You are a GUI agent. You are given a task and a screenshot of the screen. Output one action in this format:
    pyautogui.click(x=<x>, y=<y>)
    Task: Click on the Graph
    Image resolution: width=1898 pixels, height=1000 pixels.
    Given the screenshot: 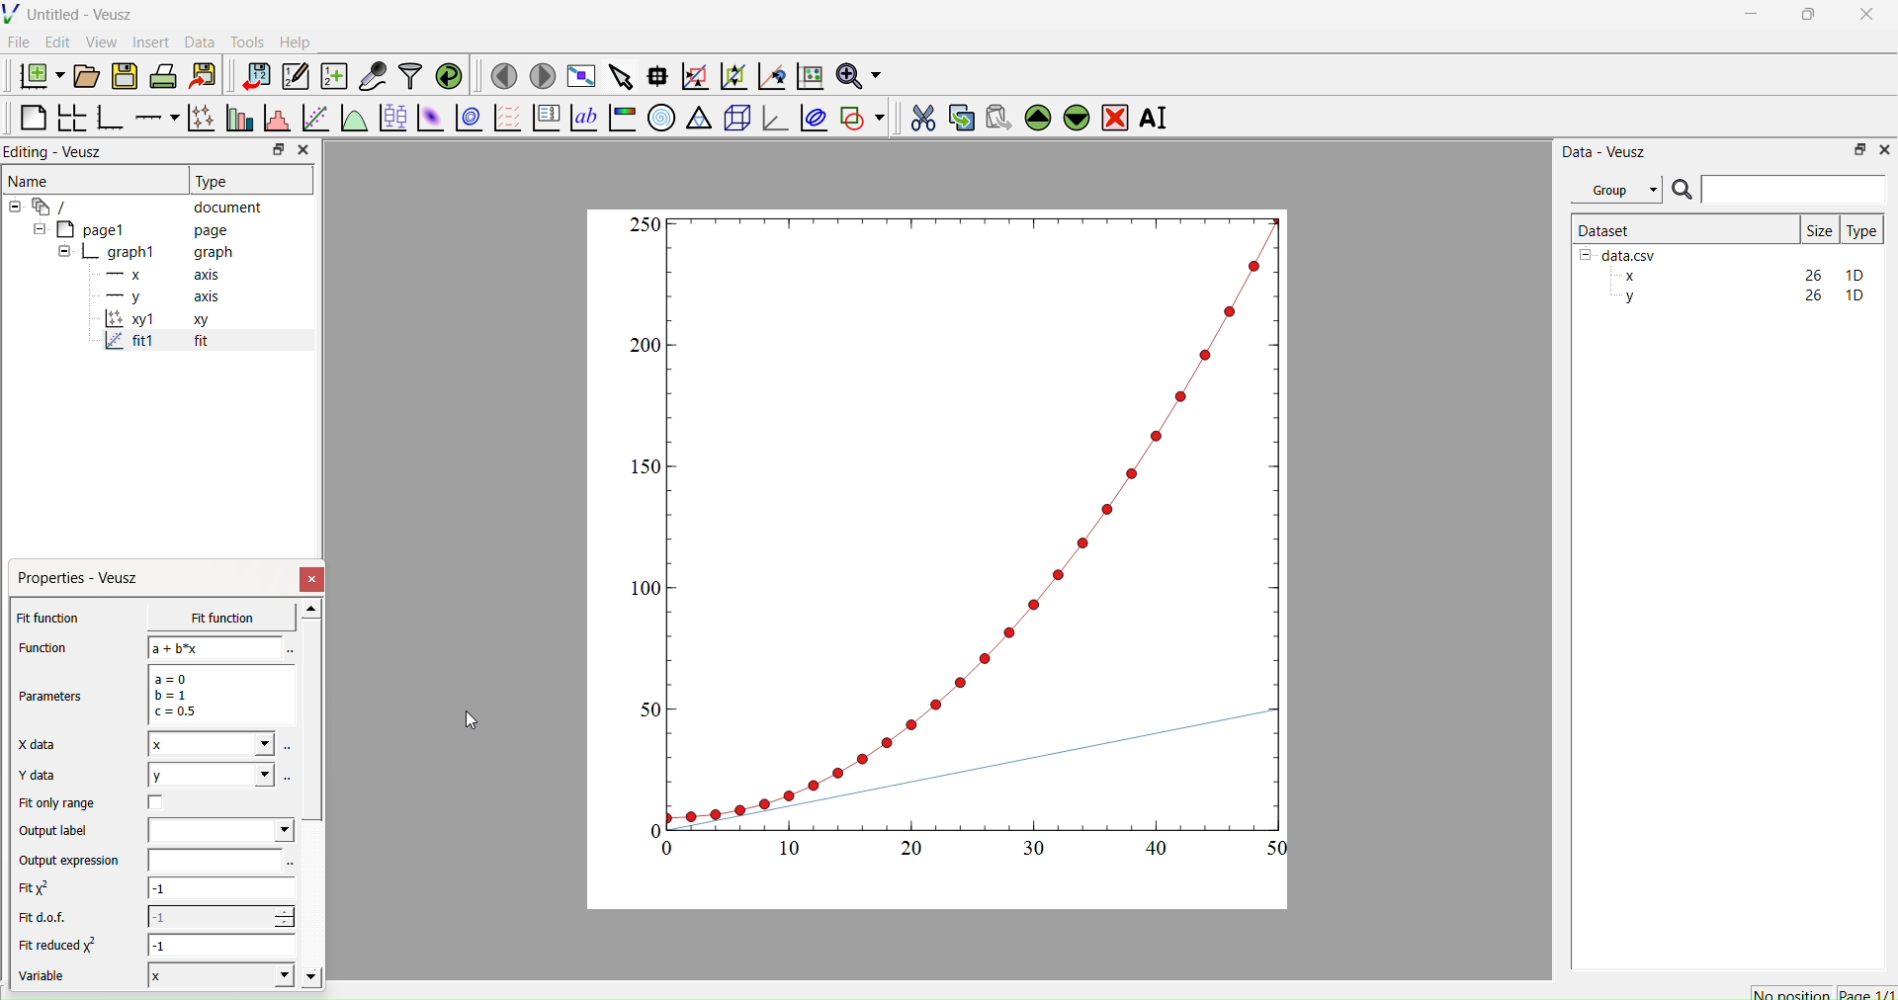 What is the action you would take?
    pyautogui.click(x=962, y=536)
    